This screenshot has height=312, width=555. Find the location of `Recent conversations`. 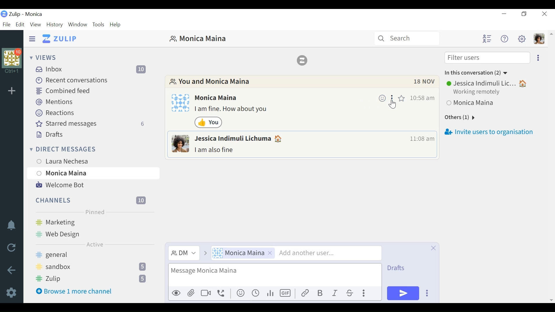

Recent conversations is located at coordinates (73, 80).